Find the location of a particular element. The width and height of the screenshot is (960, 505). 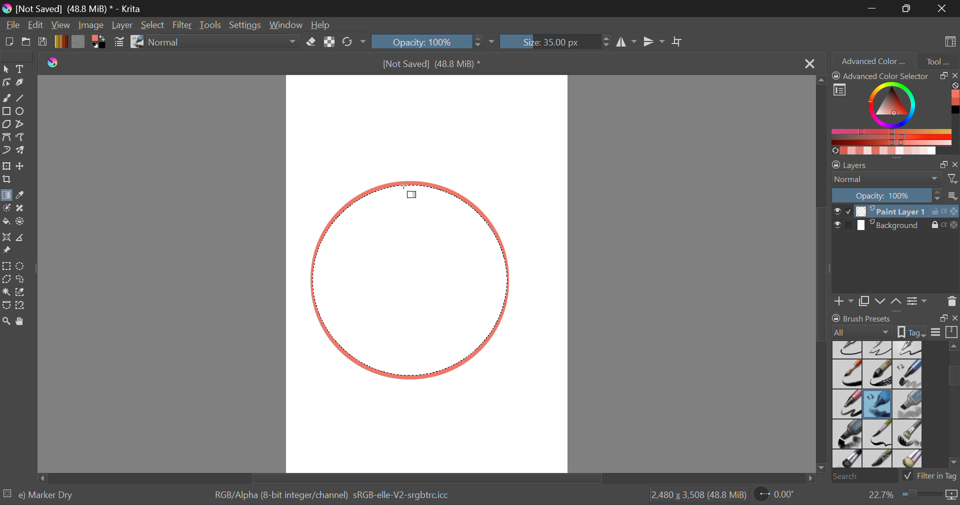

Search is located at coordinates (861, 477).